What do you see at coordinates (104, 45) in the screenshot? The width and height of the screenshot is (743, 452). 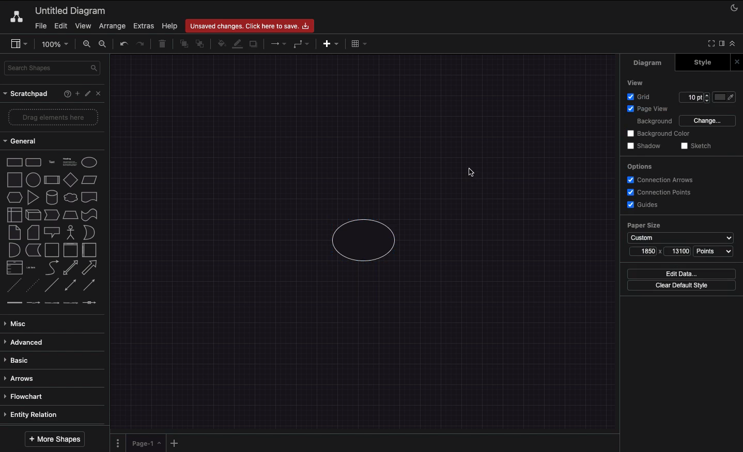 I see `Zoom out` at bounding box center [104, 45].